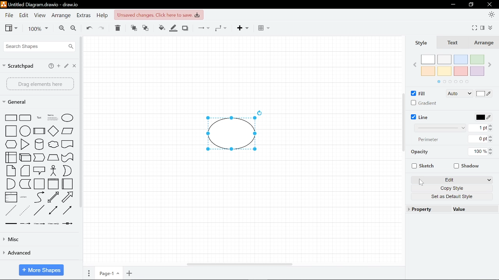 The height and width of the screenshot is (280, 499). Describe the element at coordinates (491, 149) in the screenshot. I see `Increase opacity` at that location.